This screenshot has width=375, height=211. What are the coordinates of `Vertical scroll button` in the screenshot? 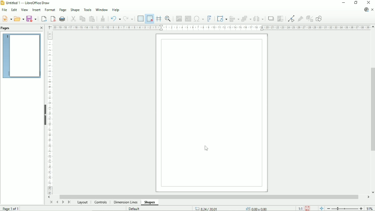 It's located at (373, 27).